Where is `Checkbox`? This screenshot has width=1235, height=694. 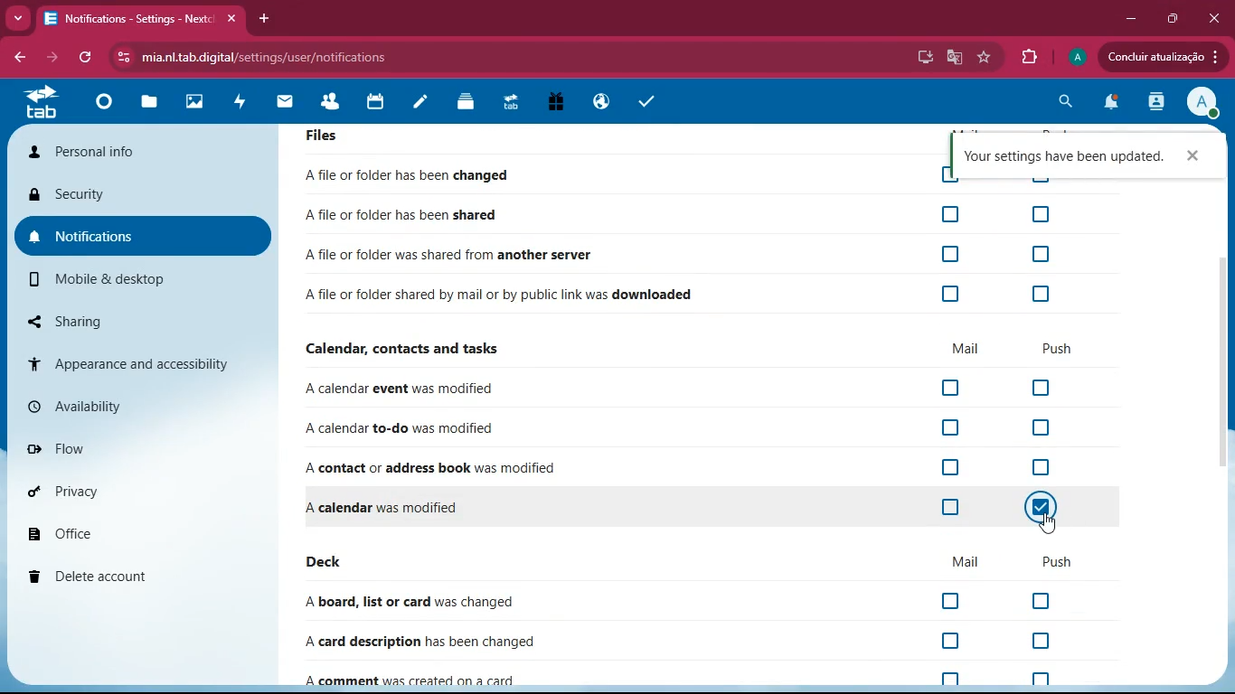
Checkbox is located at coordinates (948, 295).